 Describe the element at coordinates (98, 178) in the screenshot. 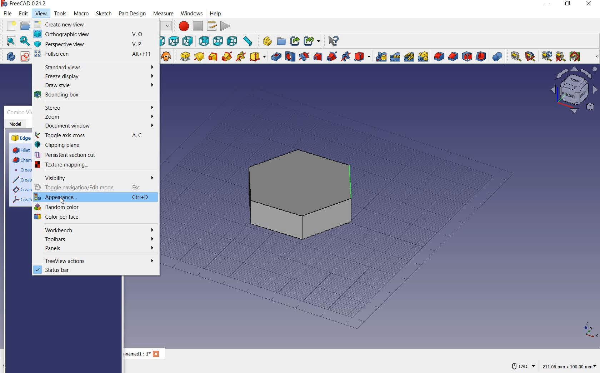

I see `visibility` at that location.